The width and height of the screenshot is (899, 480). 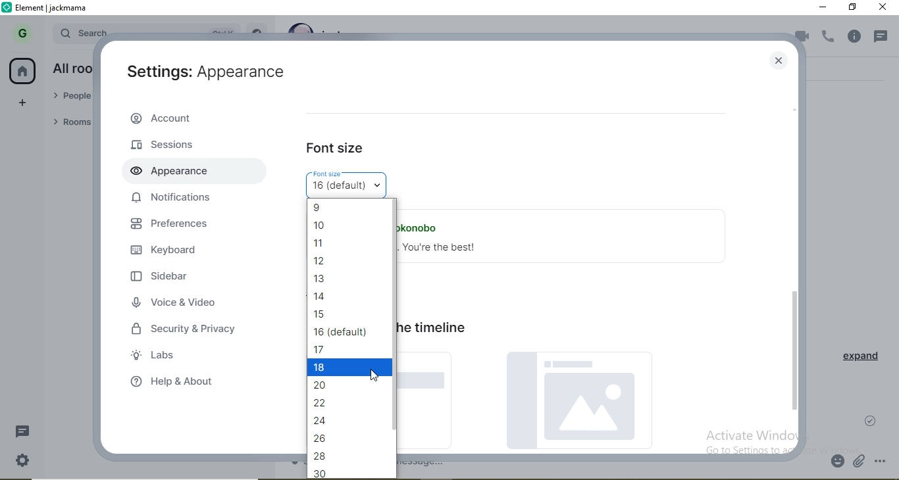 What do you see at coordinates (779, 61) in the screenshot?
I see `close` at bounding box center [779, 61].